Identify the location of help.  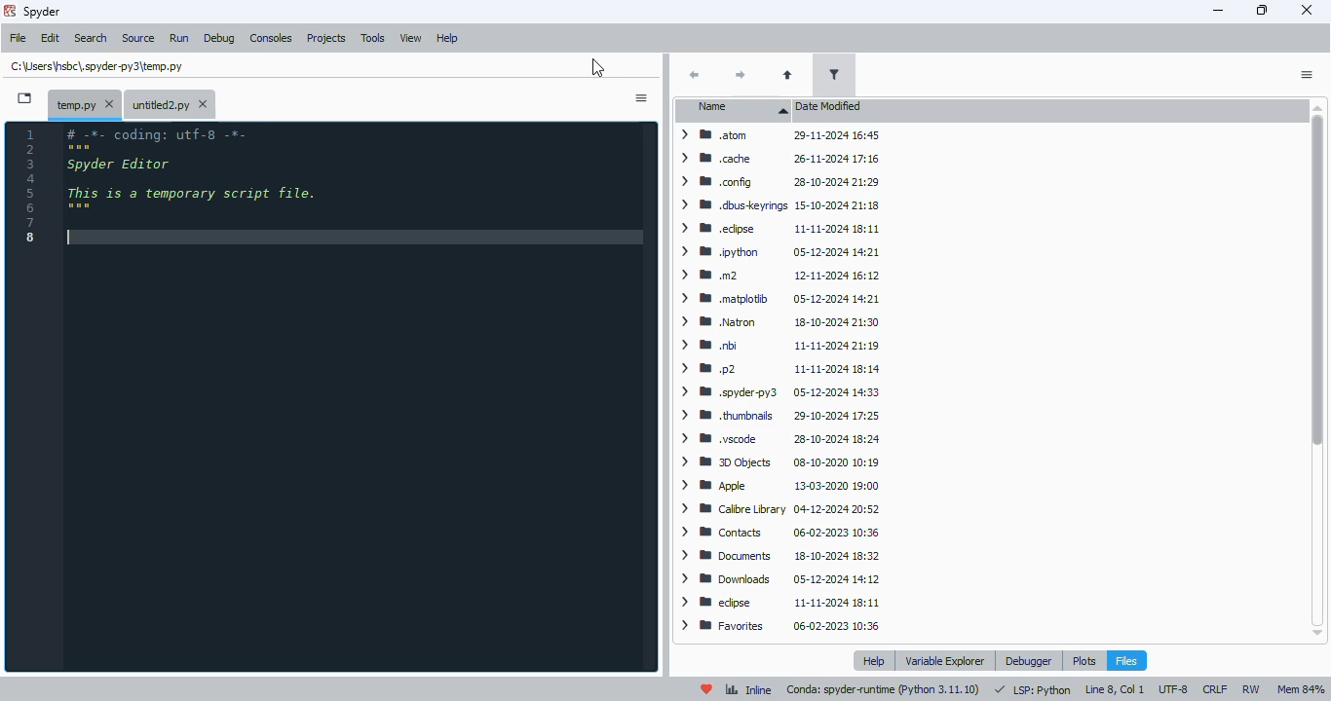
(446, 38).